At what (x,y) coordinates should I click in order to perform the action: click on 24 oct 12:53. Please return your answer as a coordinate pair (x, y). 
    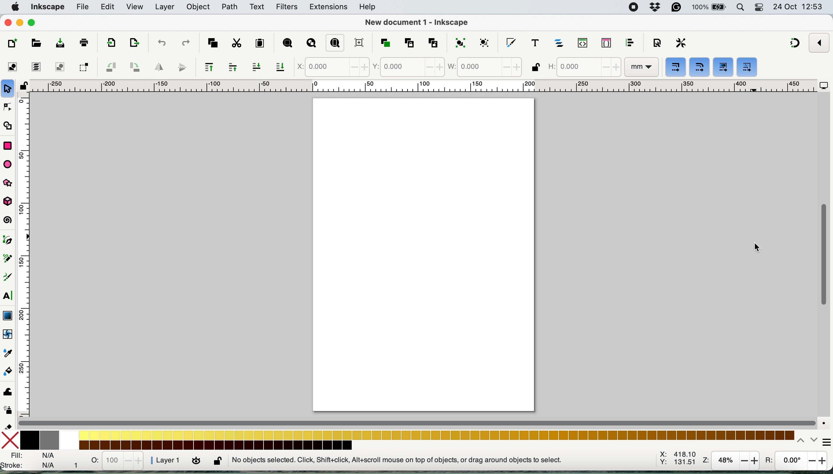
    Looking at the image, I should click on (799, 8).